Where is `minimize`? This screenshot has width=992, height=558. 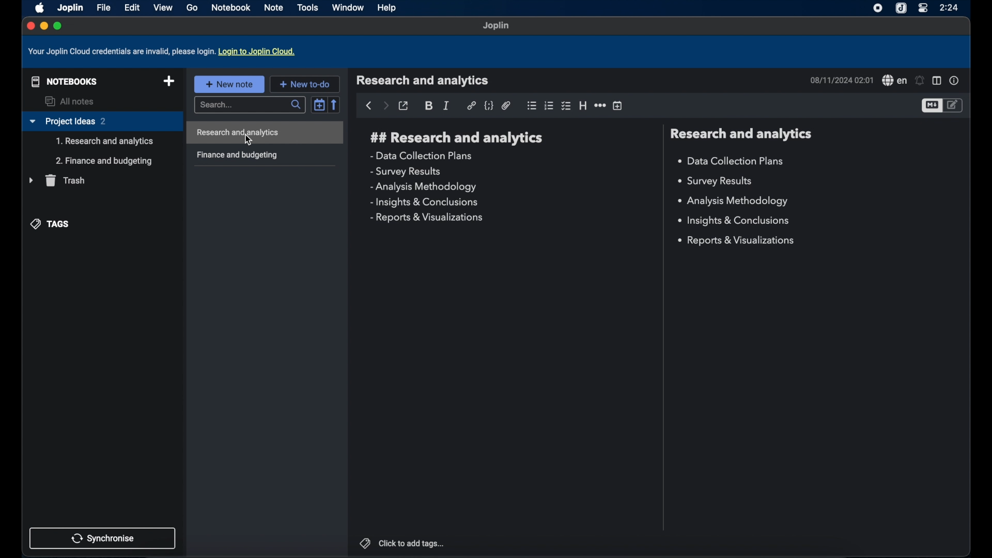 minimize is located at coordinates (43, 26).